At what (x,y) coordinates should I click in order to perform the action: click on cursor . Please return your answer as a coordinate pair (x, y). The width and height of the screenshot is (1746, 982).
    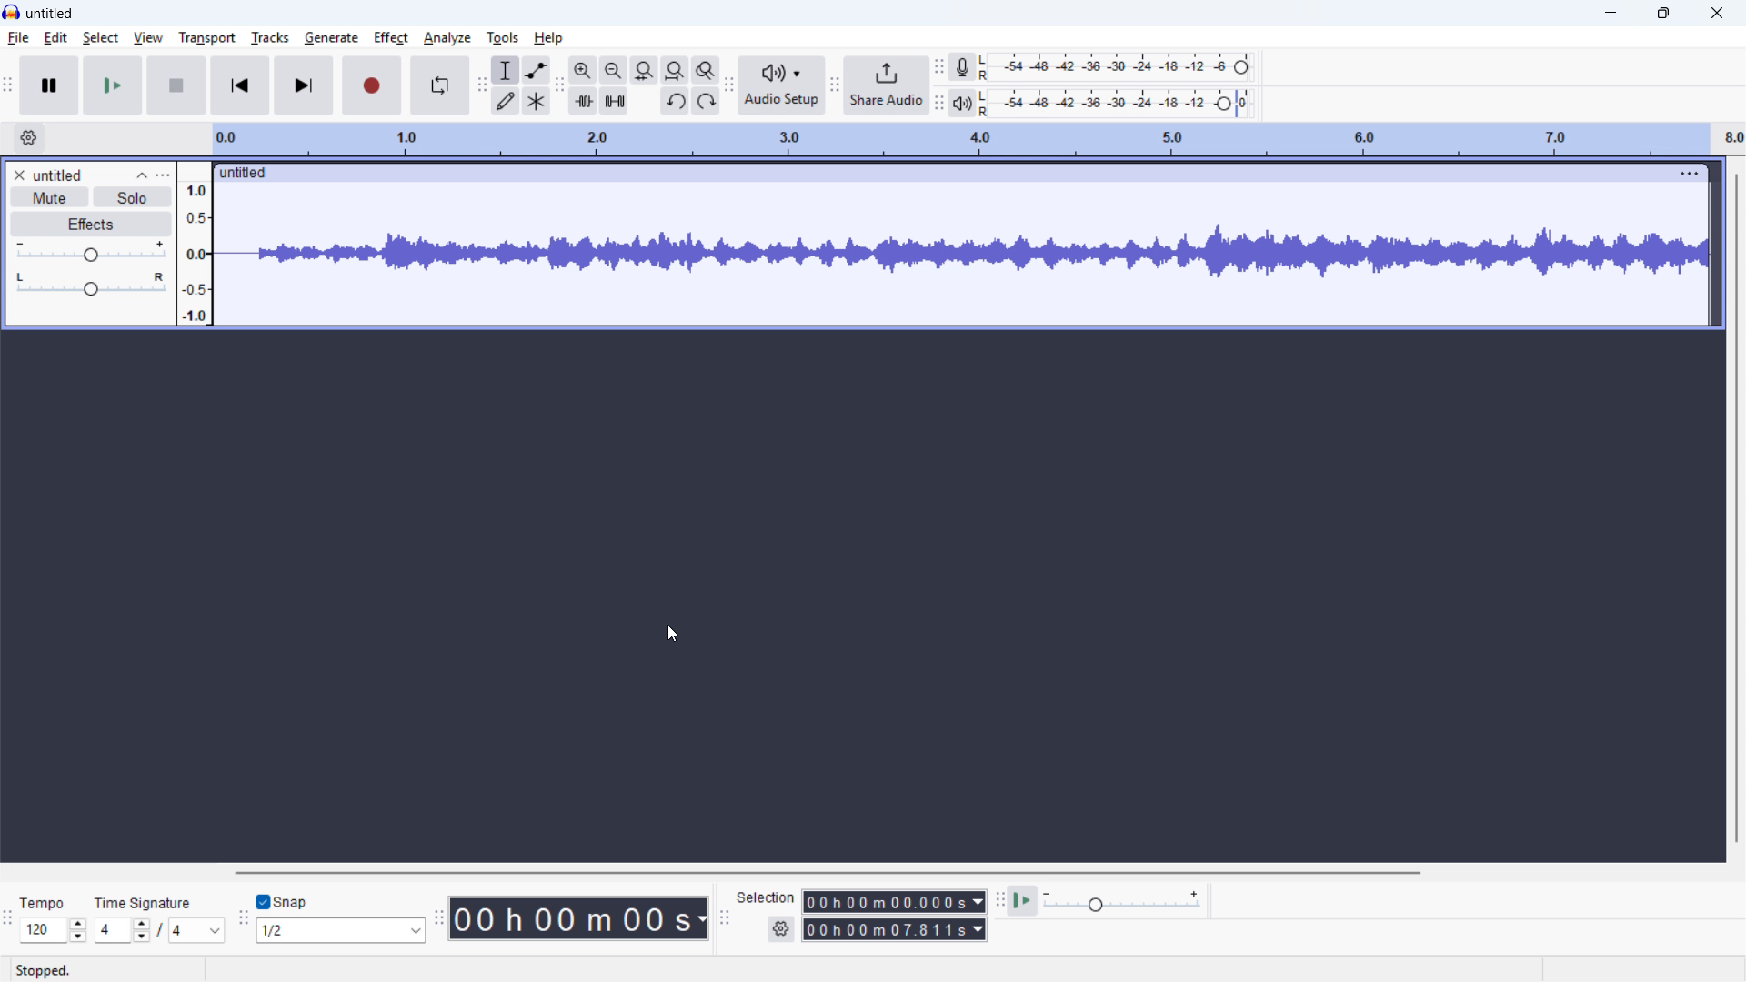
    Looking at the image, I should click on (672, 636).